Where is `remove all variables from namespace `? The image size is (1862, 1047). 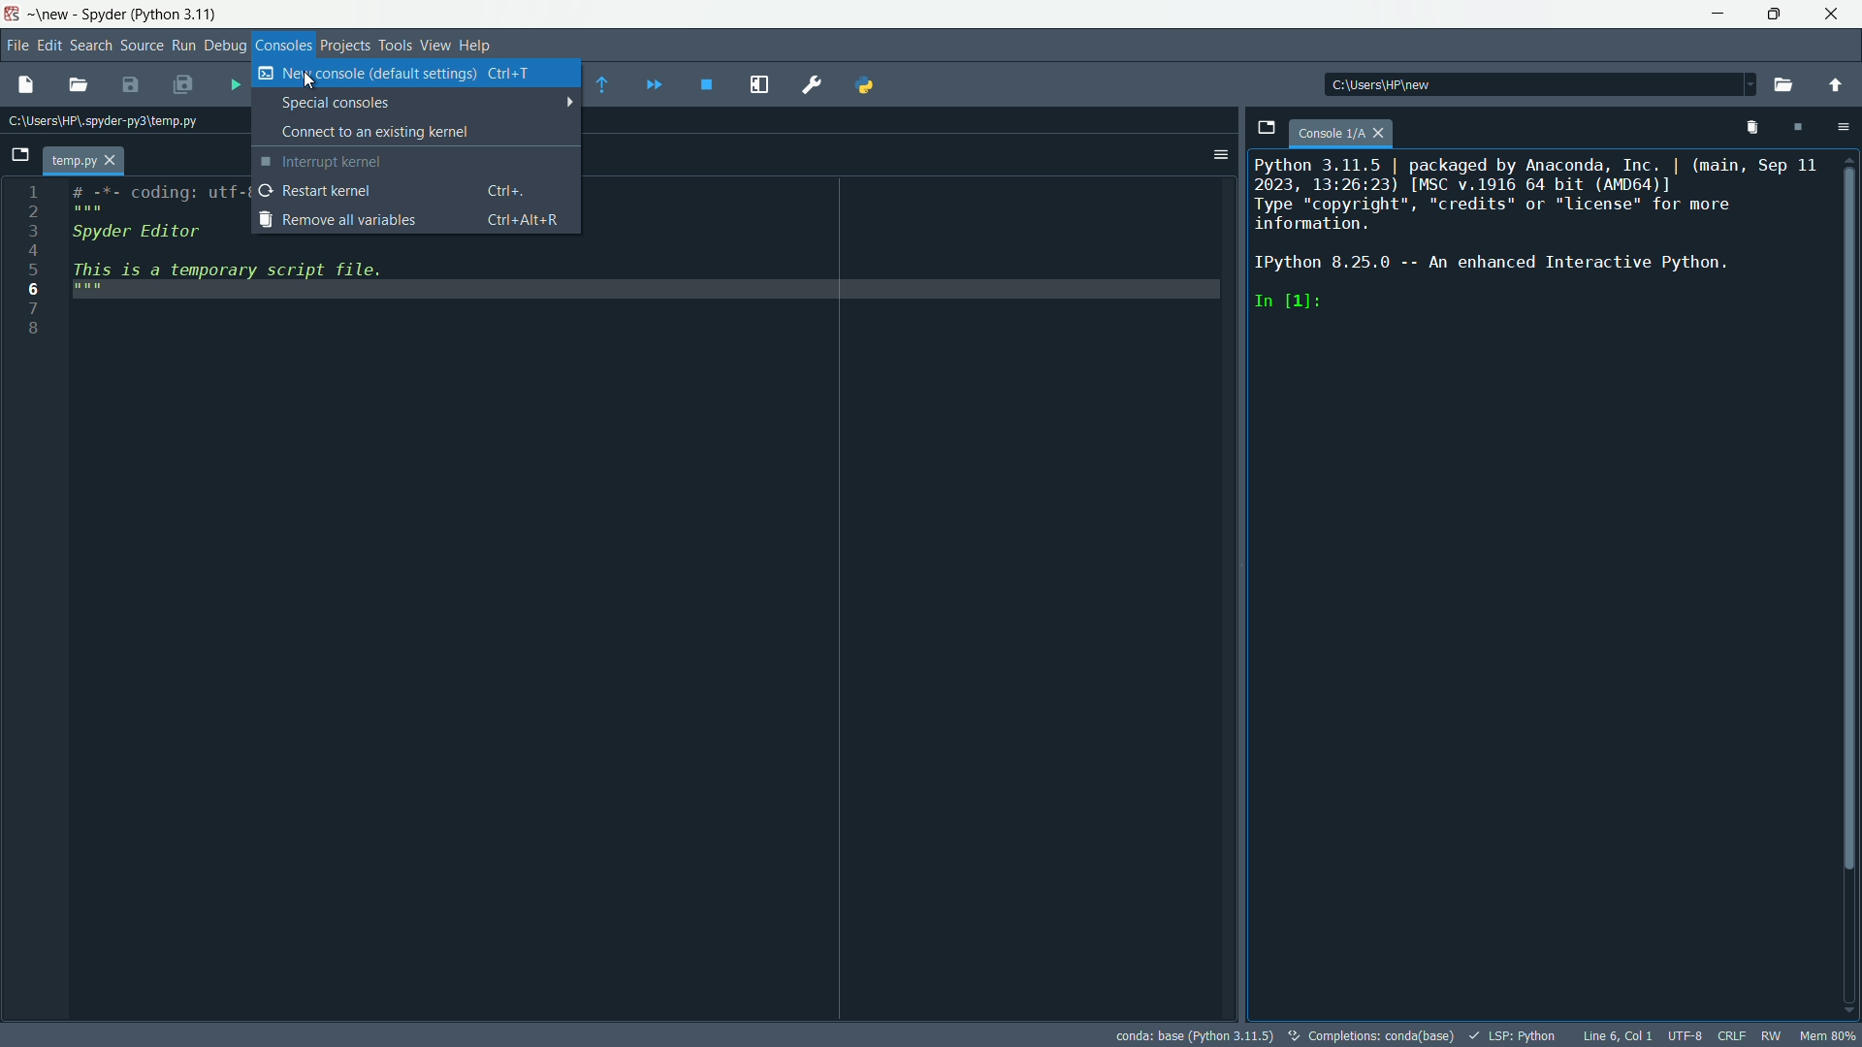
remove all variables from namespace  is located at coordinates (1751, 128).